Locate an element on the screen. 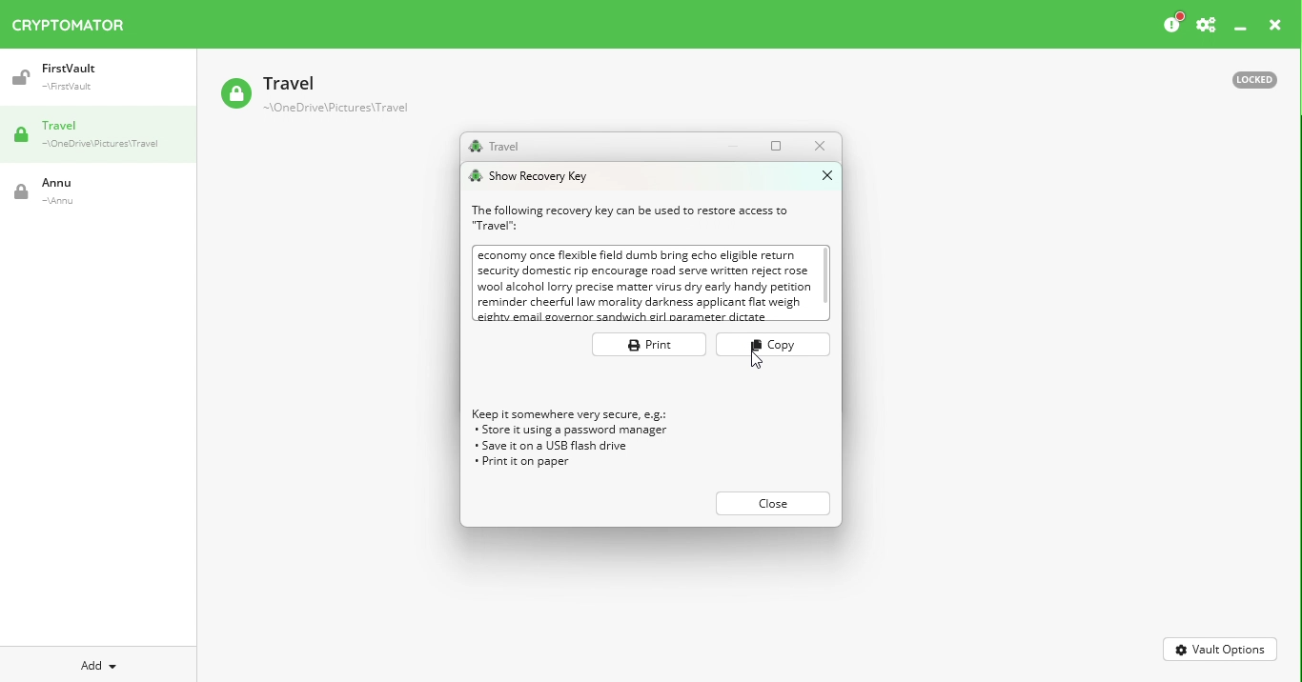 Image resolution: width=1302 pixels, height=682 pixels. Maximize is located at coordinates (780, 145).